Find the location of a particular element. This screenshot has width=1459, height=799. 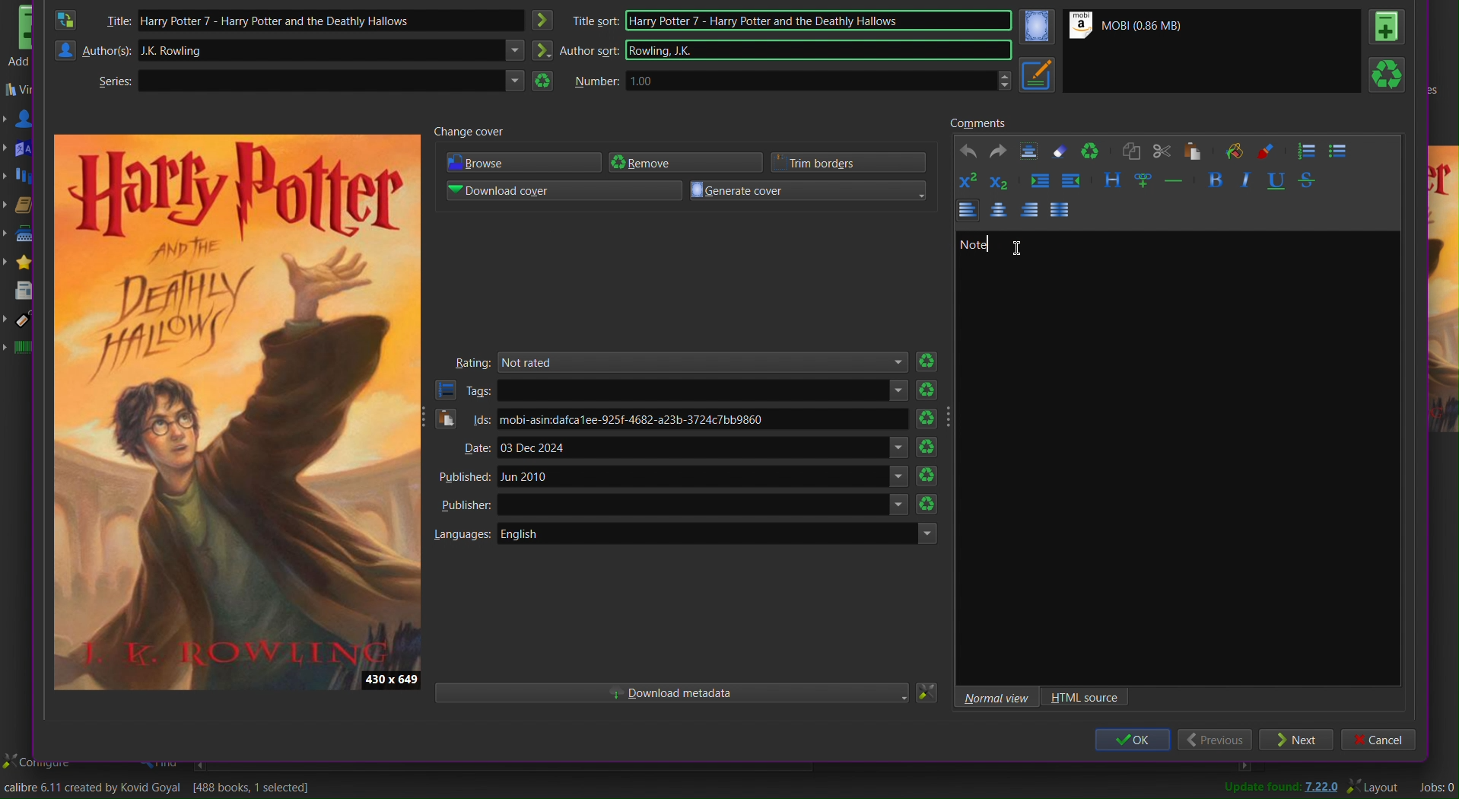

mobi is located at coordinates (703, 419).